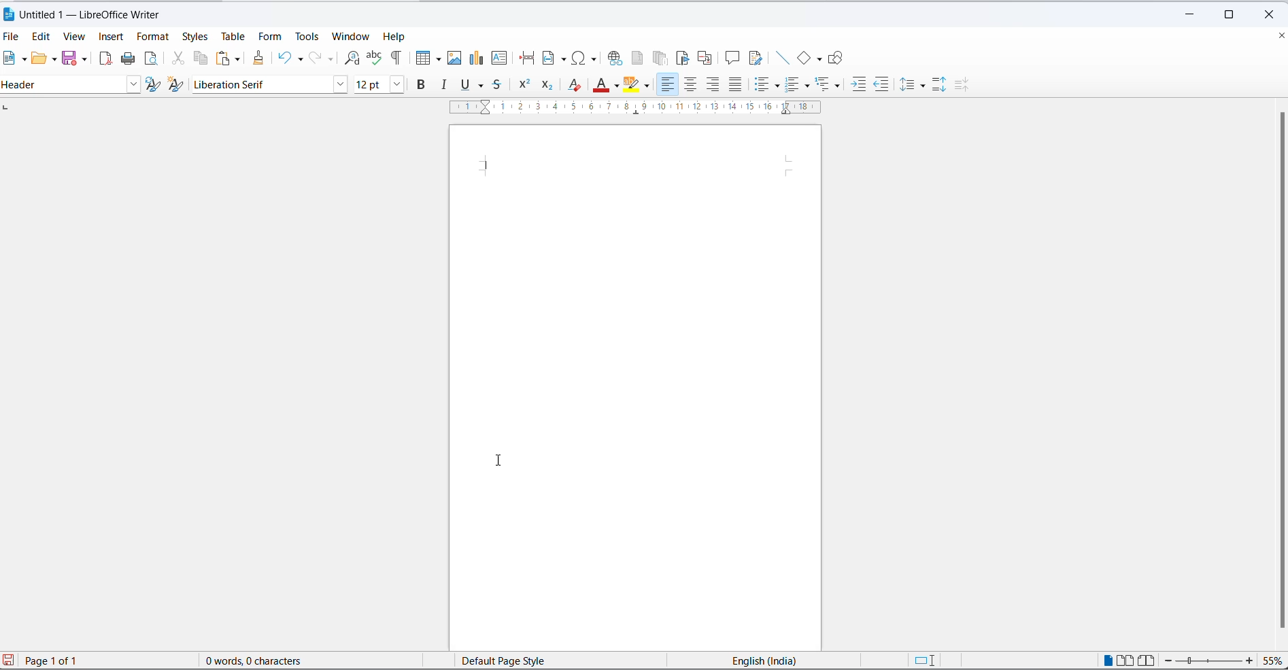 This screenshot has width=1288, height=670. What do you see at coordinates (354, 37) in the screenshot?
I see `window` at bounding box center [354, 37].